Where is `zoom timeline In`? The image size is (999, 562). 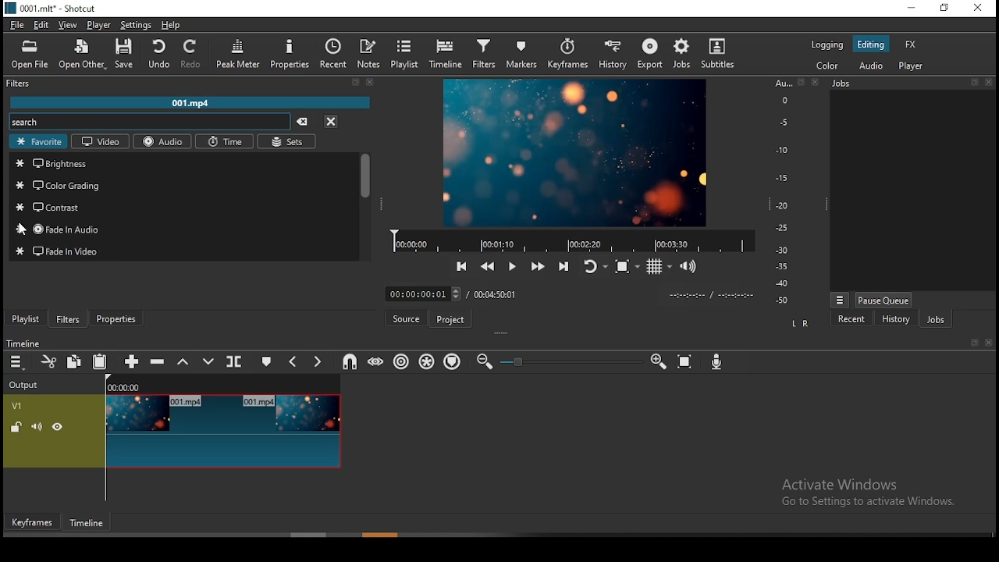 zoom timeline In is located at coordinates (656, 362).